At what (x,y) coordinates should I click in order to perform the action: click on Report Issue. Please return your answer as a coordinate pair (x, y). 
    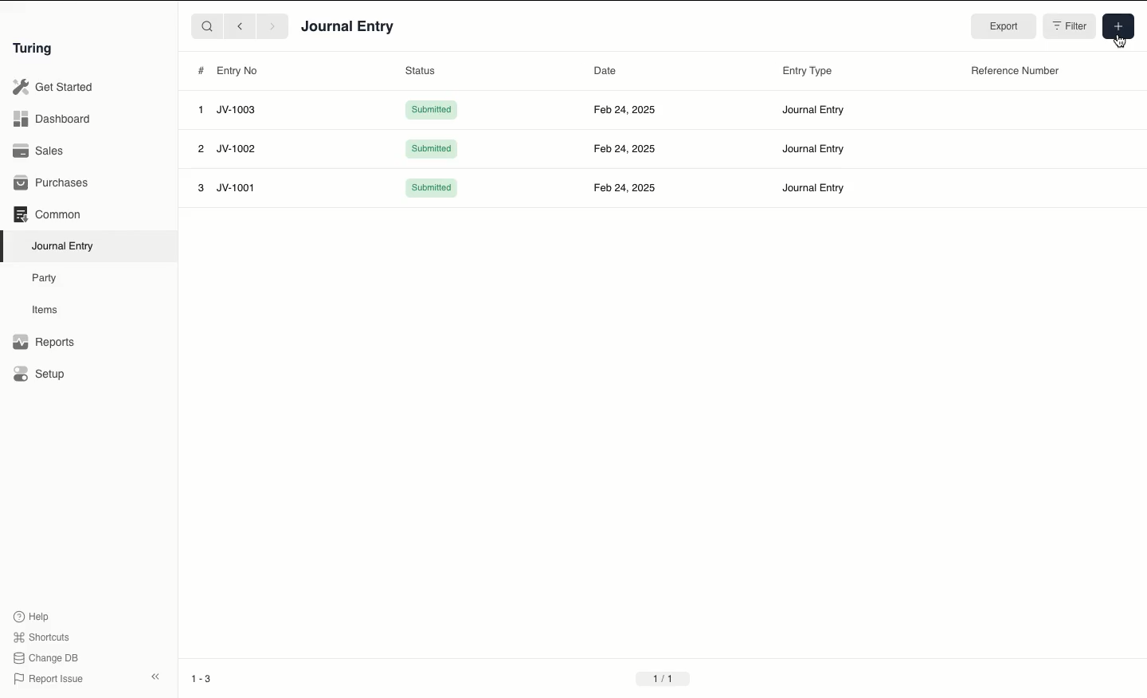
    Looking at the image, I should click on (50, 680).